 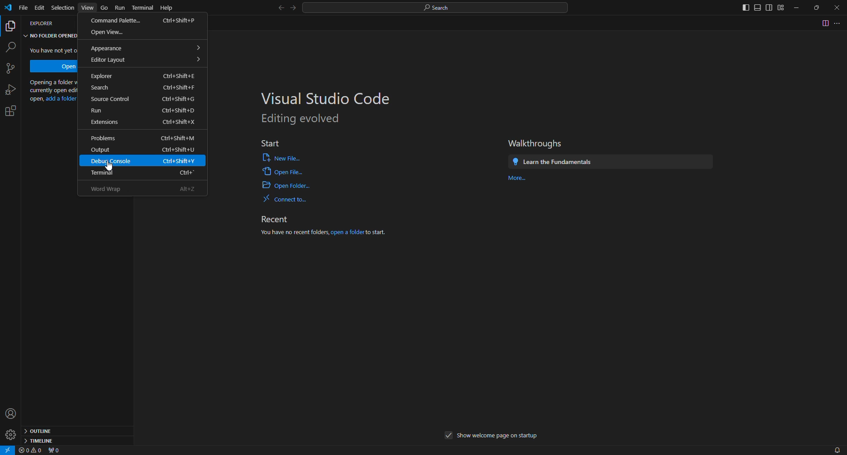 What do you see at coordinates (53, 66) in the screenshot?
I see `Open Folder` at bounding box center [53, 66].